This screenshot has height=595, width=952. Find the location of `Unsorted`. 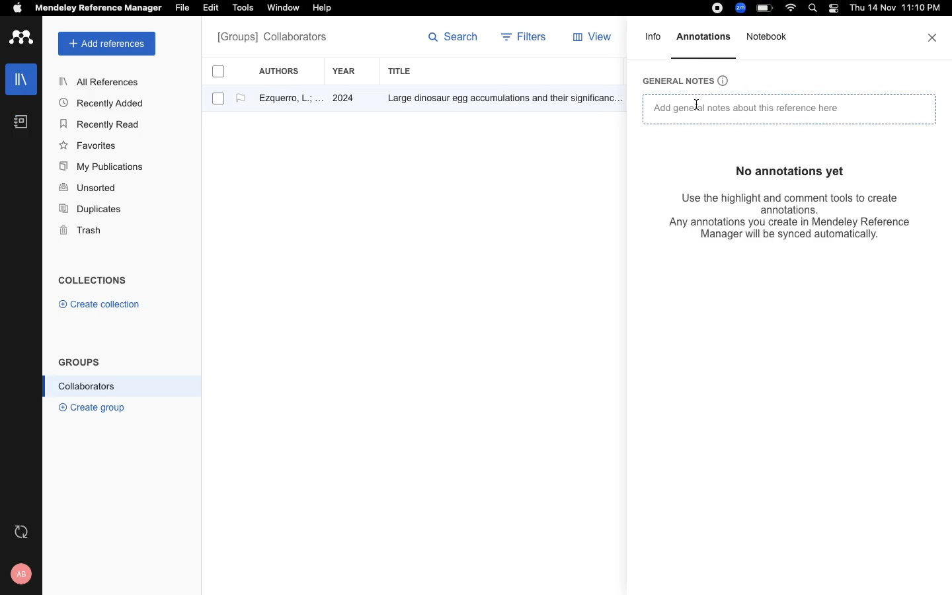

Unsorted is located at coordinates (89, 188).